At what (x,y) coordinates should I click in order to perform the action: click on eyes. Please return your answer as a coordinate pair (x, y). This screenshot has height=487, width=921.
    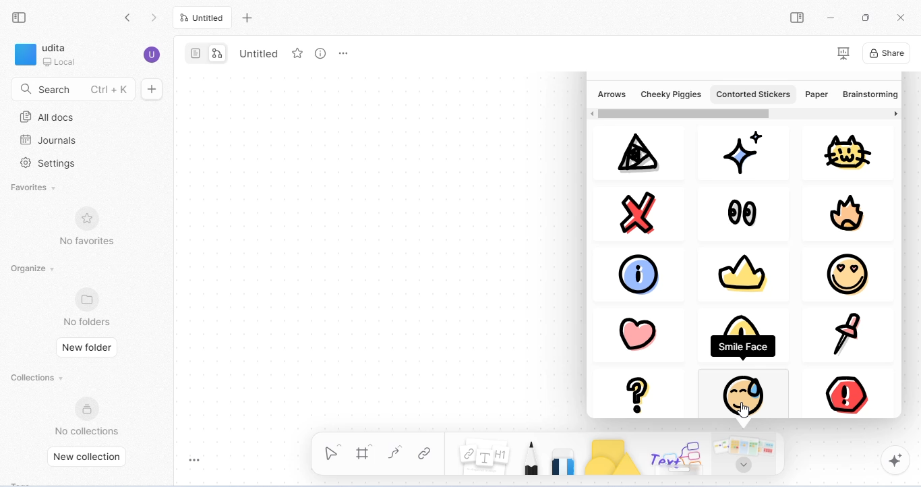
    Looking at the image, I should click on (742, 212).